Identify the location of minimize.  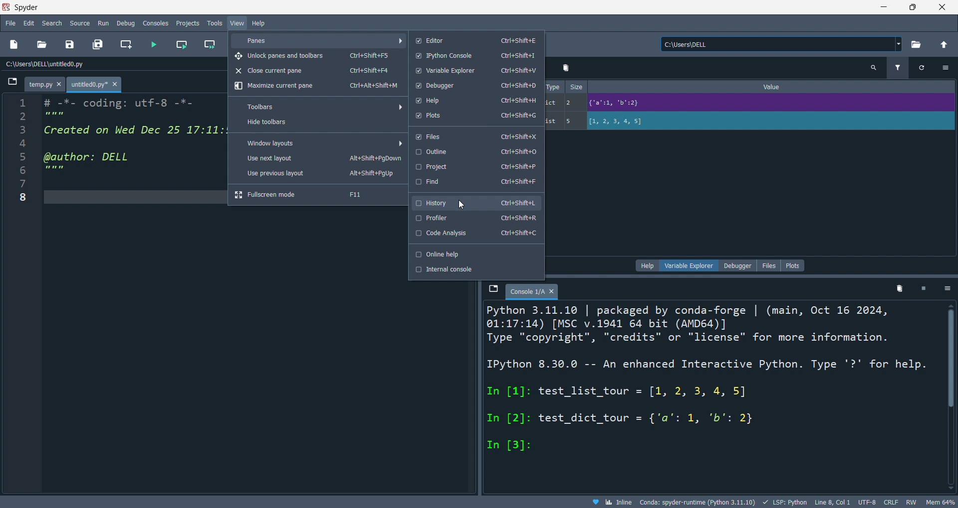
(882, 6).